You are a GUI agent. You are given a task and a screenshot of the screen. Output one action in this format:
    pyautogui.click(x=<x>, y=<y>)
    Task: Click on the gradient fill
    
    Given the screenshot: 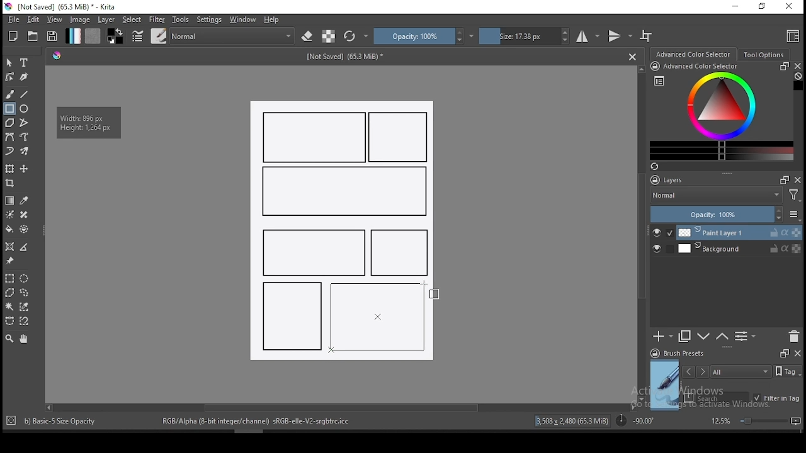 What is the action you would take?
    pyautogui.click(x=73, y=36)
    